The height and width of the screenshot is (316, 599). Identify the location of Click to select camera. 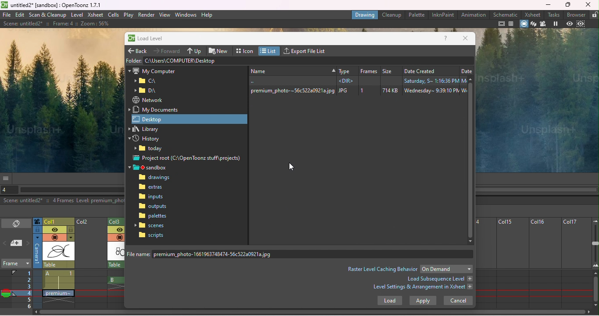
(37, 221).